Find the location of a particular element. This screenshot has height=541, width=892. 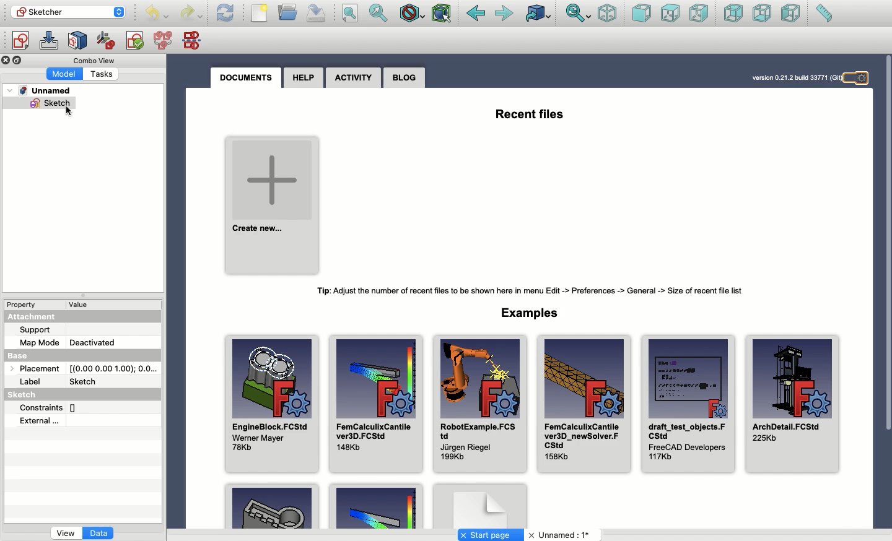

Left is located at coordinates (792, 13).